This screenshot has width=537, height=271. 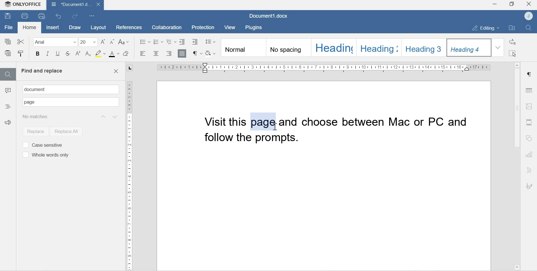 I want to click on Shading, so click(x=211, y=53).